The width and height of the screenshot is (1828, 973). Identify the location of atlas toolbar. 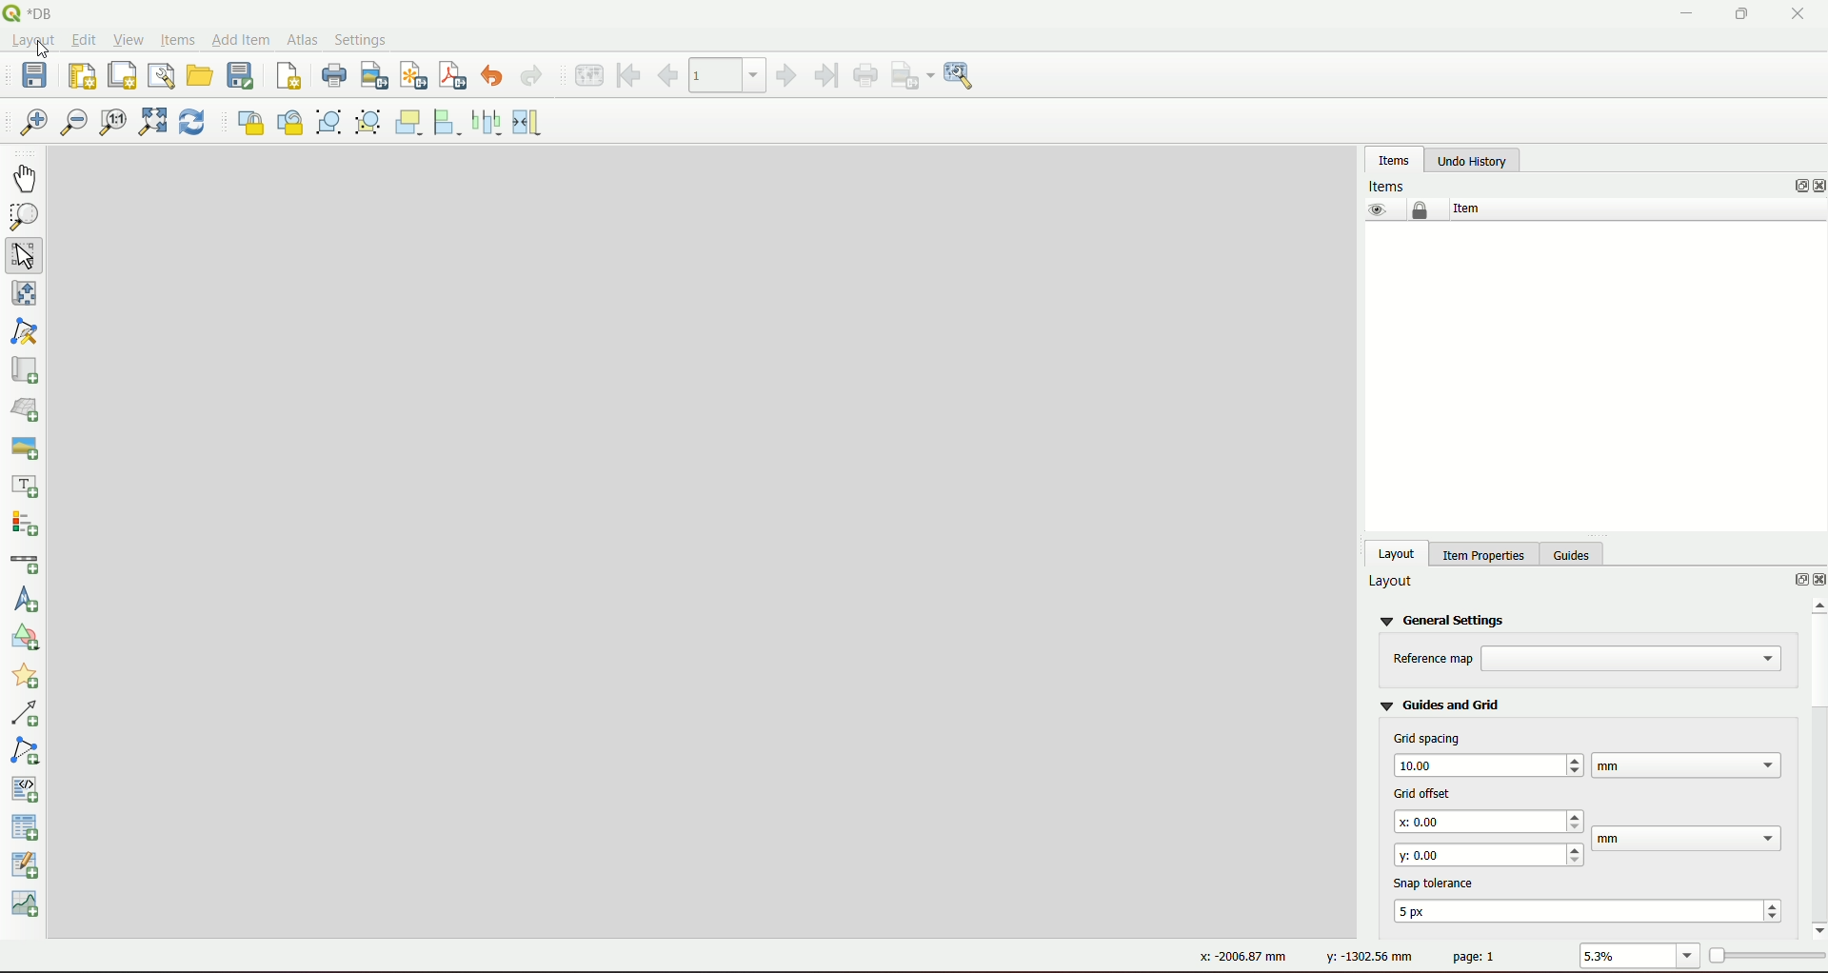
(727, 73).